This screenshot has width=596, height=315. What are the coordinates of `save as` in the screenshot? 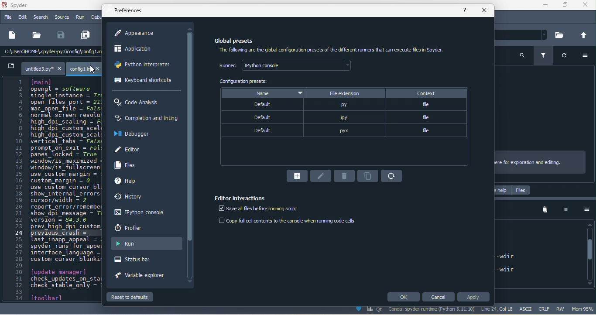 It's located at (85, 35).